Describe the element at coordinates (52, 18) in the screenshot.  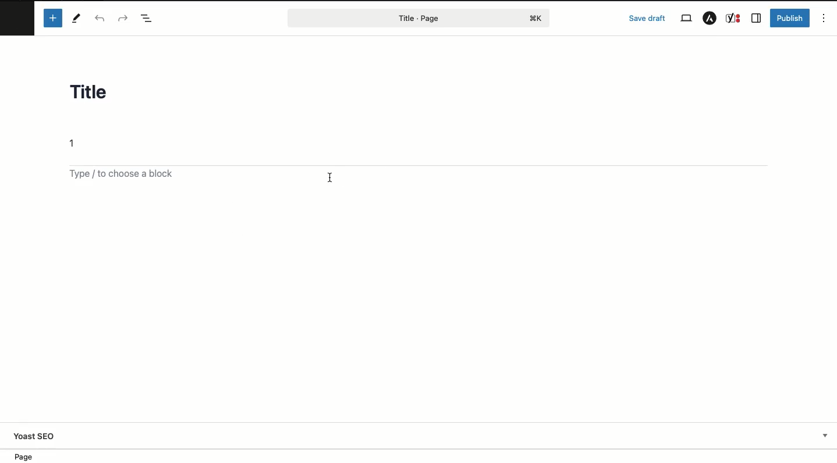
I see `Add block` at that location.